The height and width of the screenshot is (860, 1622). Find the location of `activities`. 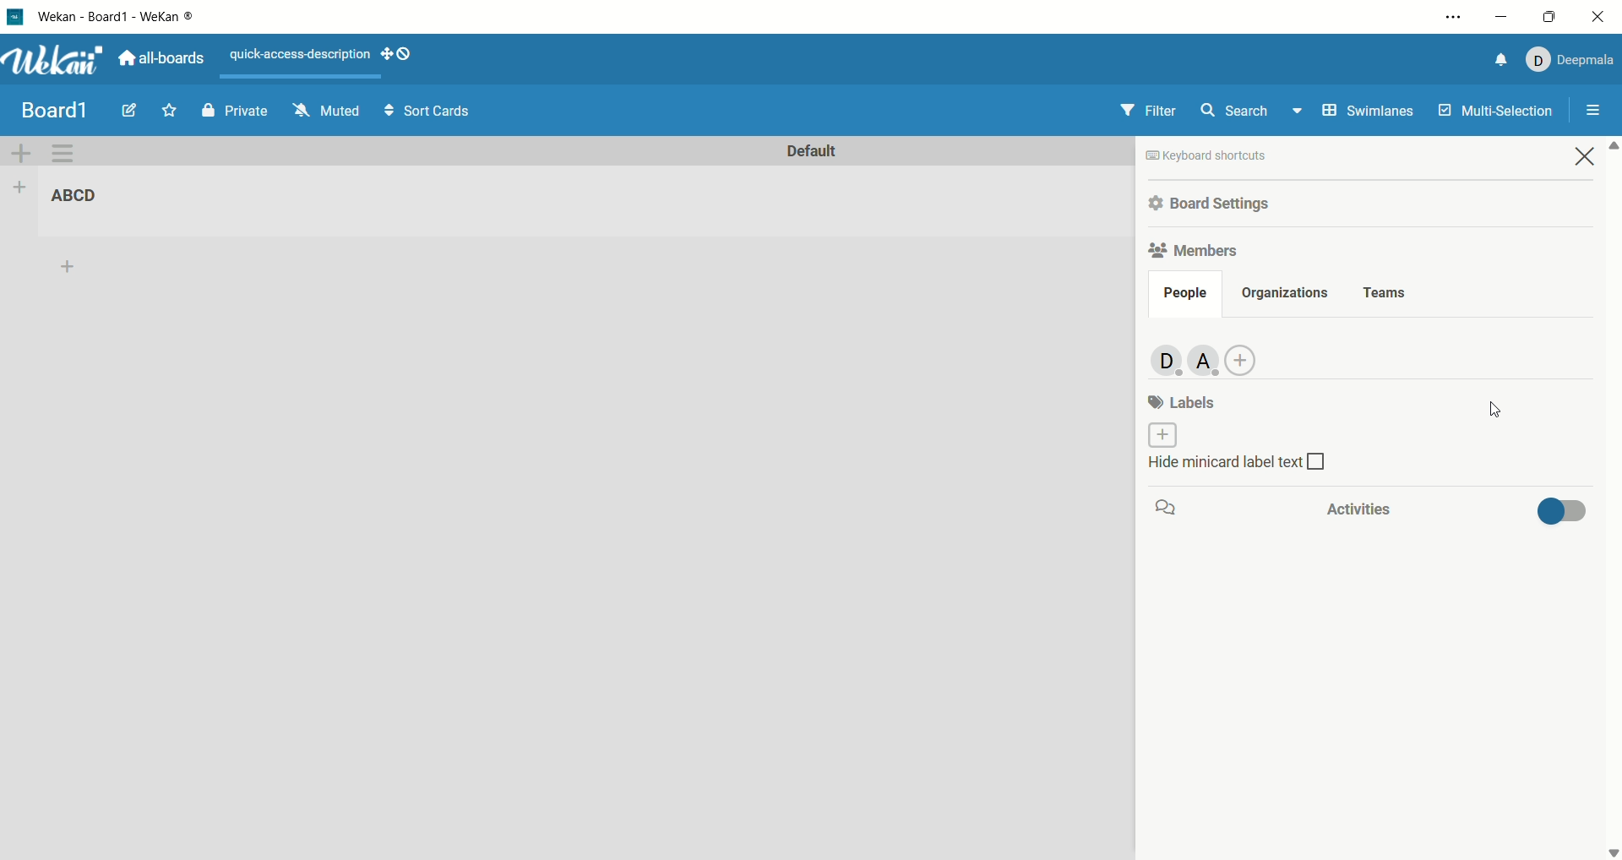

activities is located at coordinates (1368, 515).